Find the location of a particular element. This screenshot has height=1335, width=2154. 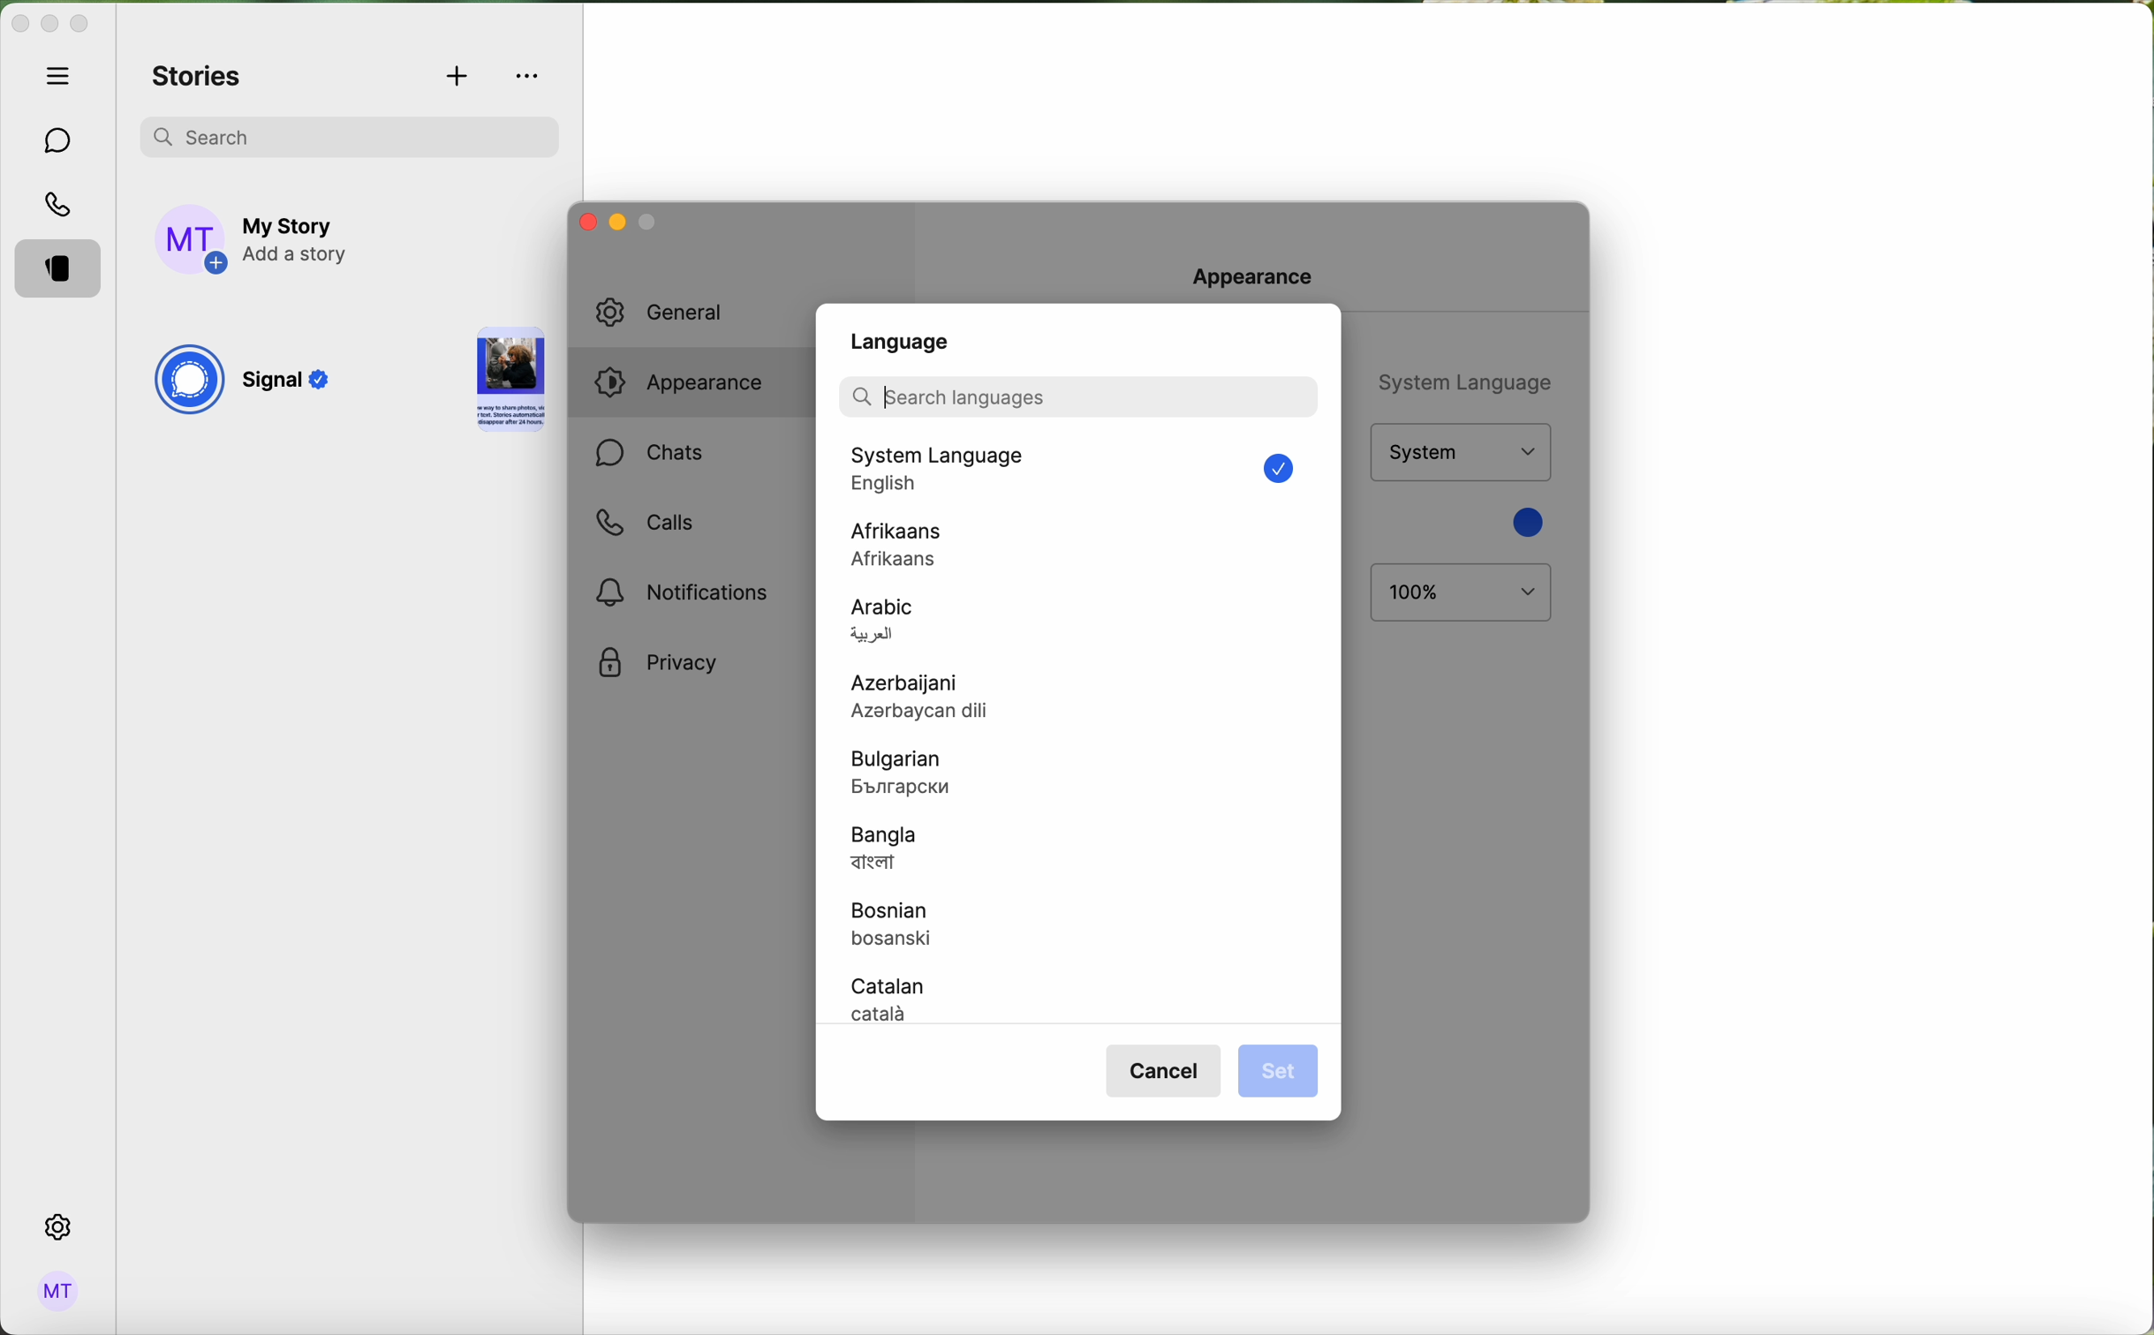

more options is located at coordinates (530, 76).